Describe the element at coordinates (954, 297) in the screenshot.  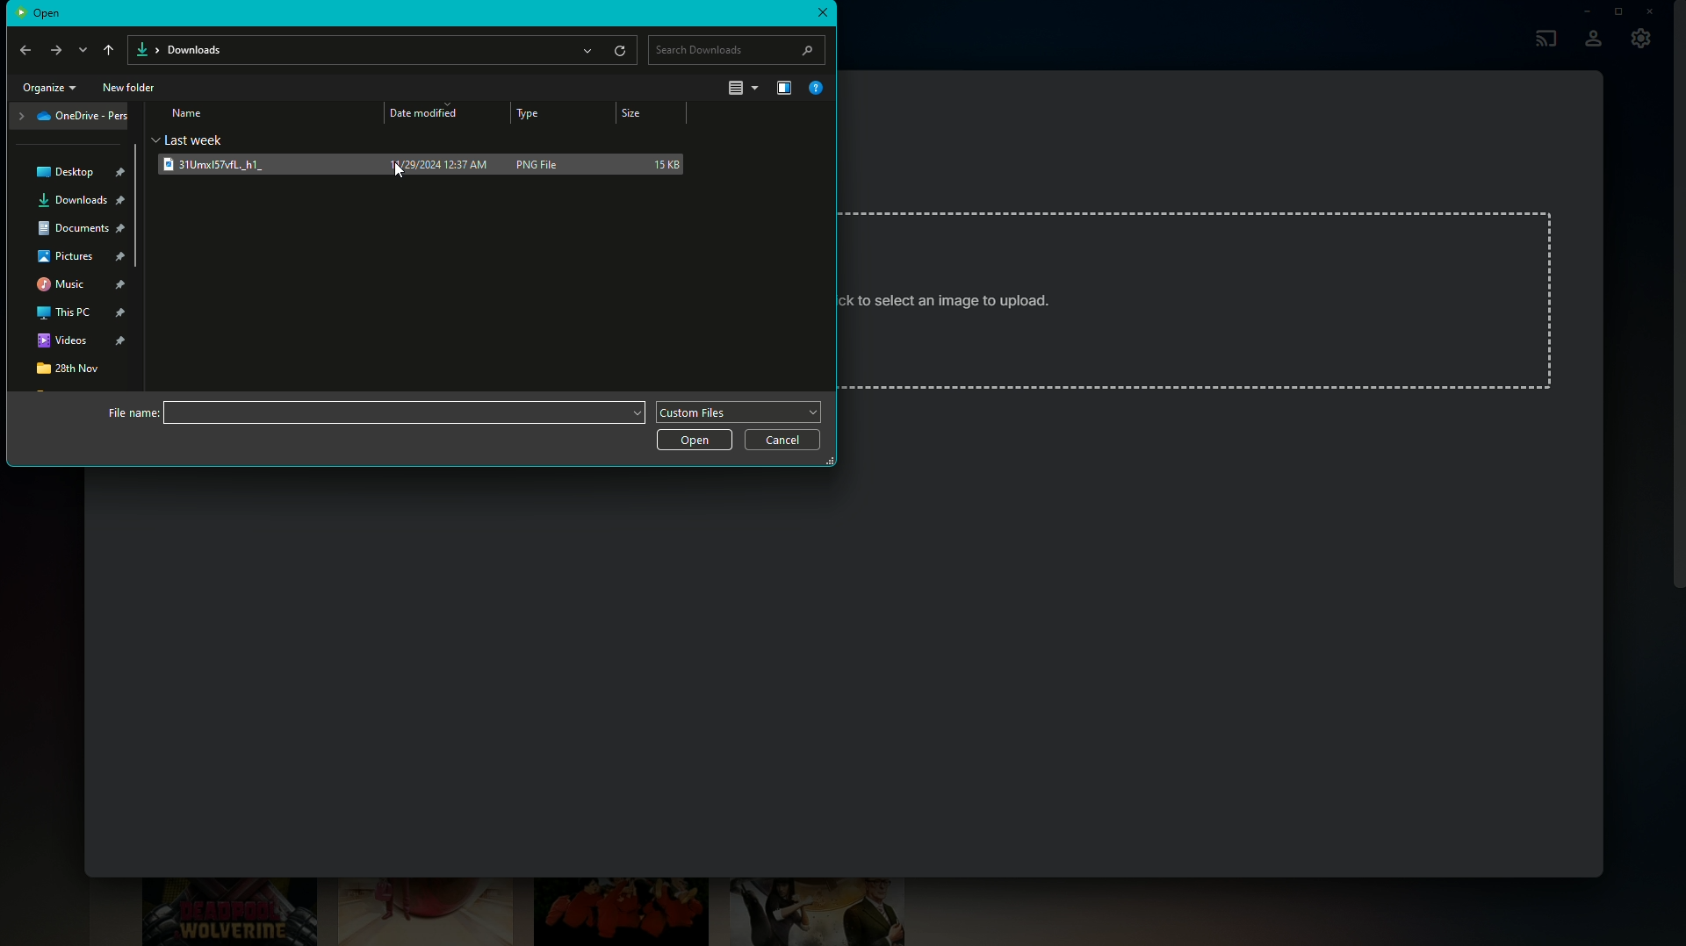
I see `` at that location.